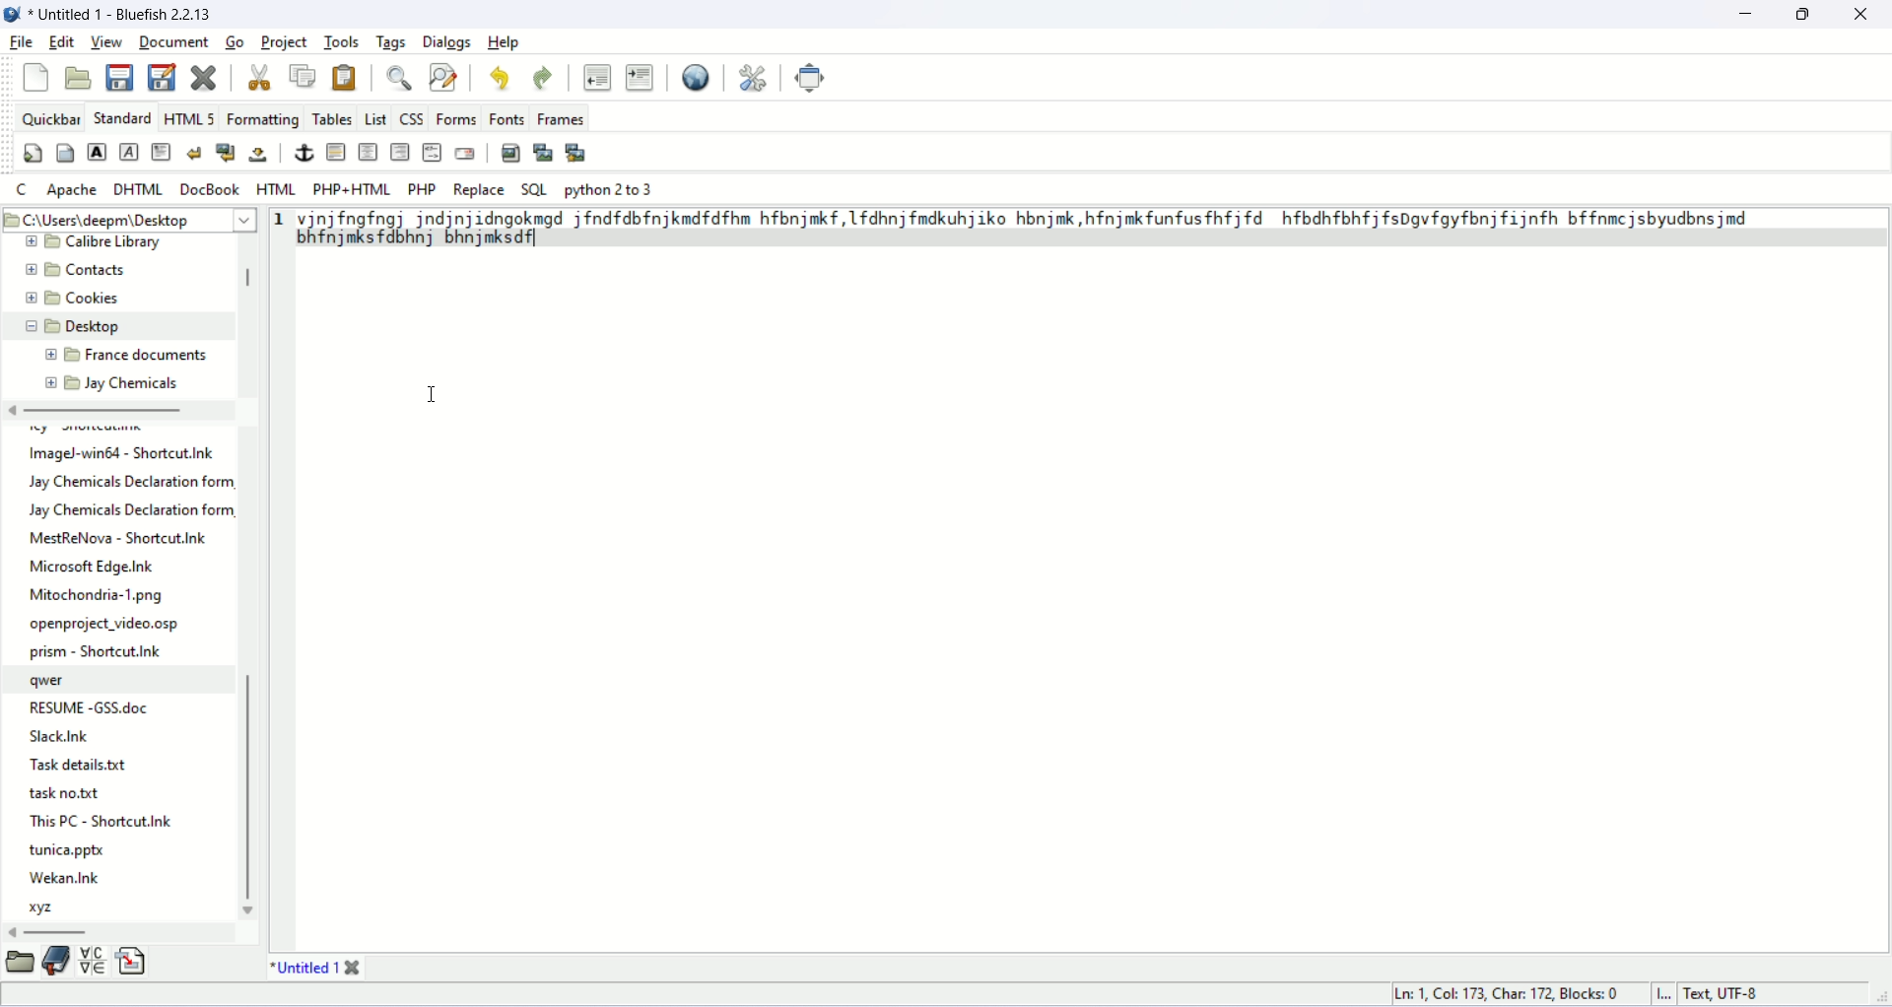 This screenshot has width=1892, height=1007. What do you see at coordinates (32, 154) in the screenshot?
I see `quickstart` at bounding box center [32, 154].